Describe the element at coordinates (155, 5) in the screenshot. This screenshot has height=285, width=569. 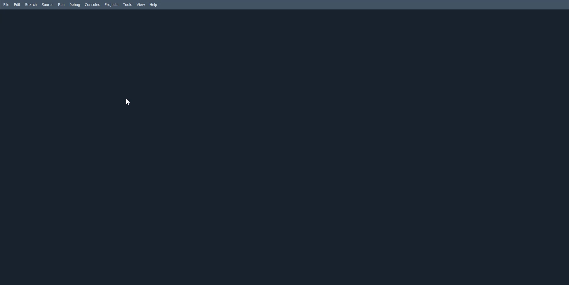
I see `Help` at that location.